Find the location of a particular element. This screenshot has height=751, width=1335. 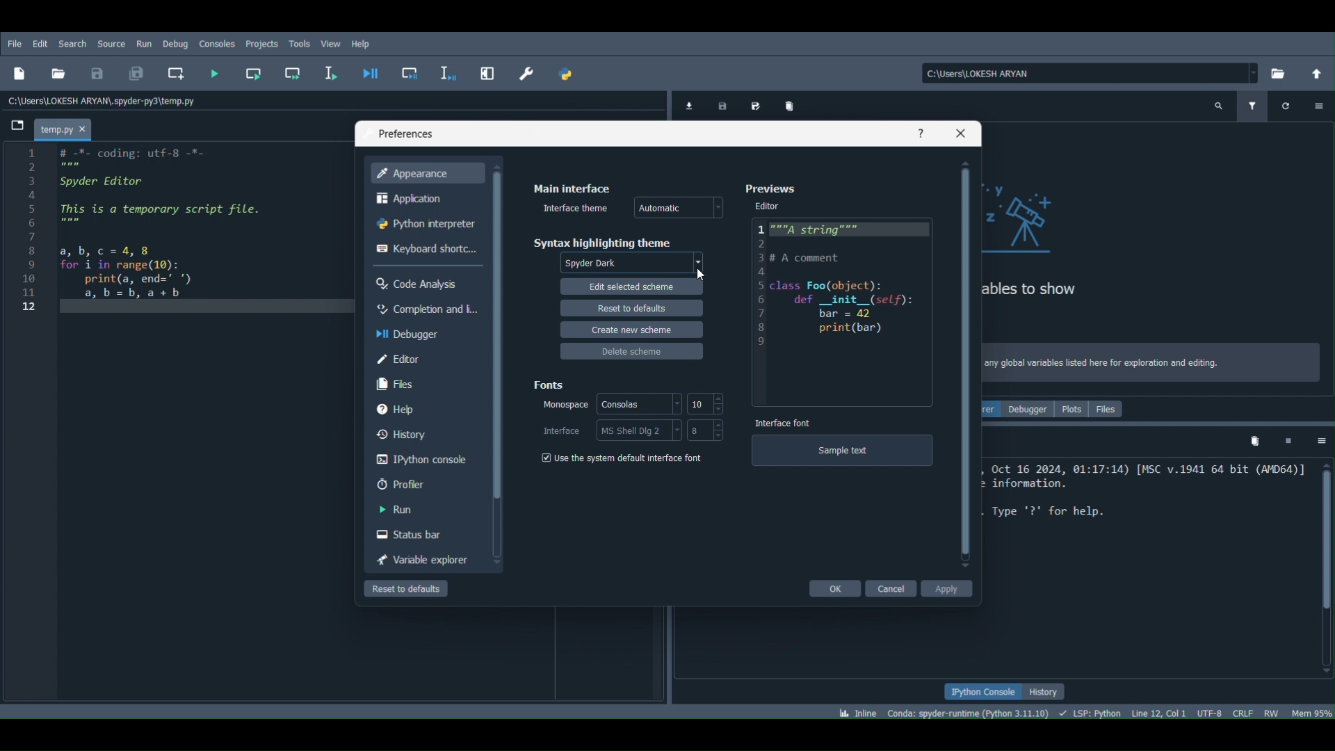

Preferences is located at coordinates (768, 189).